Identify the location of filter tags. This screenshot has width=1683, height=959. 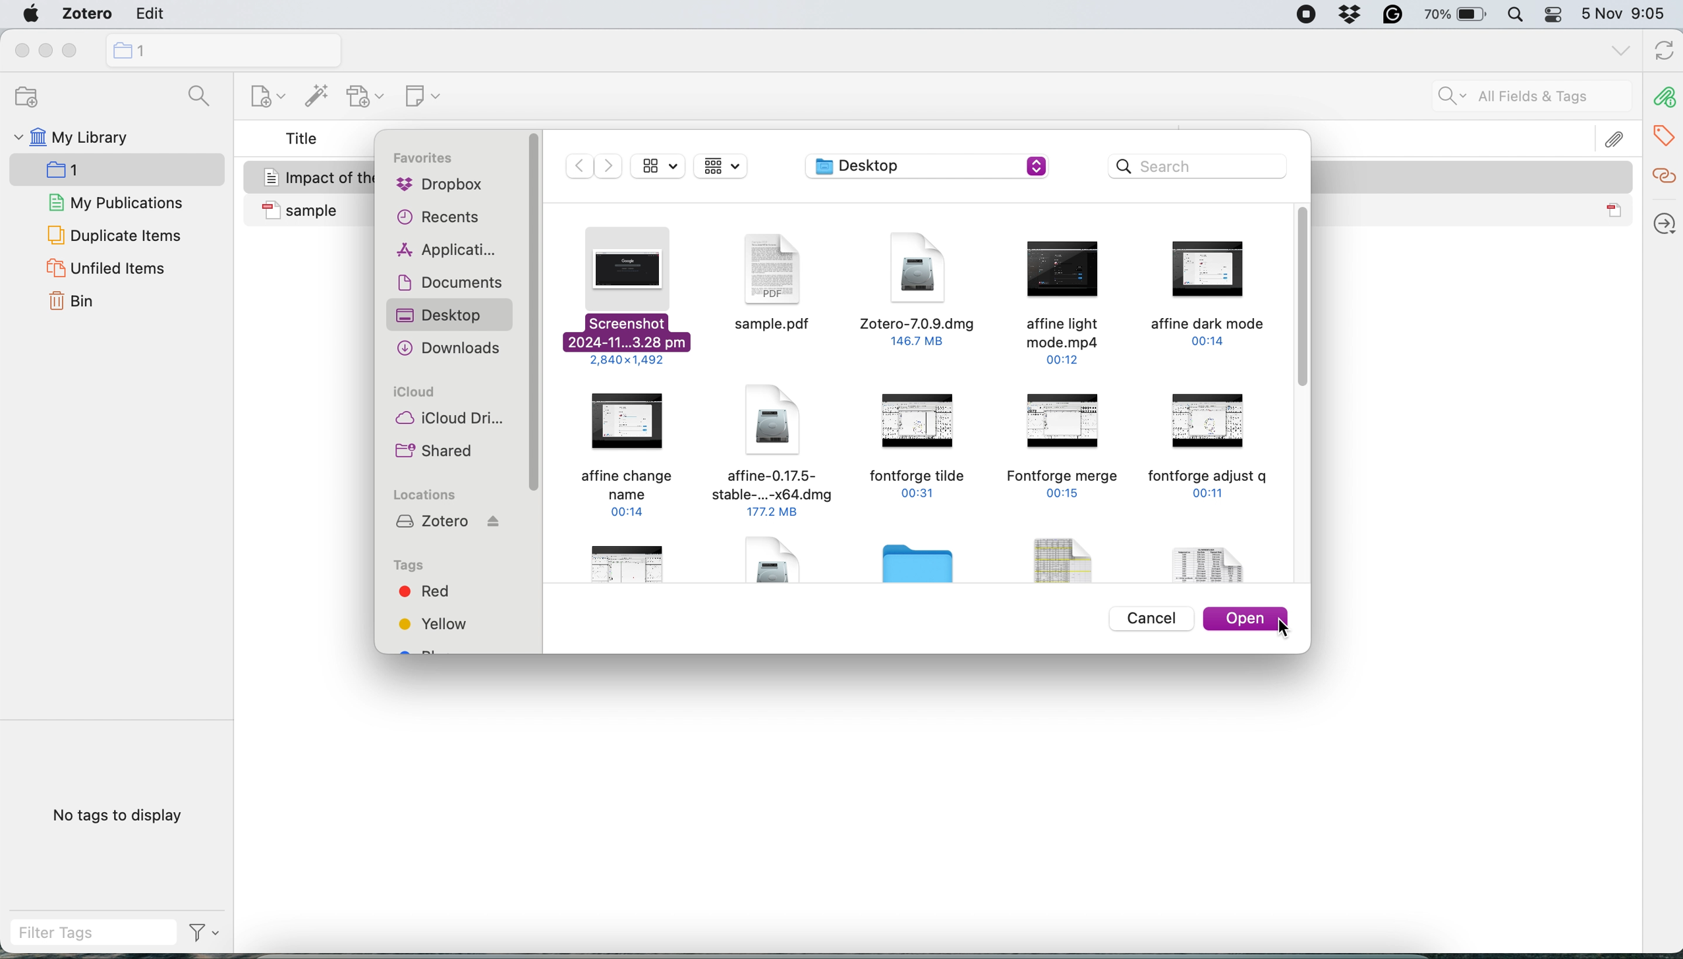
(115, 933).